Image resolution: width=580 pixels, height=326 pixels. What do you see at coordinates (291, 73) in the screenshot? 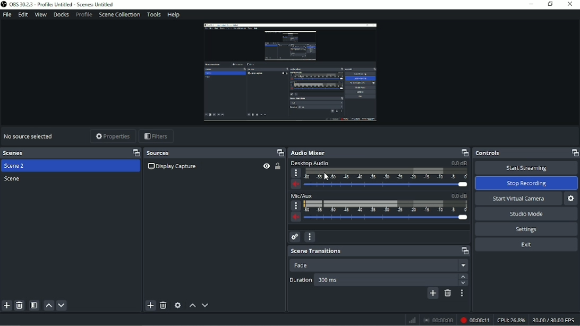
I see `Video` at bounding box center [291, 73].